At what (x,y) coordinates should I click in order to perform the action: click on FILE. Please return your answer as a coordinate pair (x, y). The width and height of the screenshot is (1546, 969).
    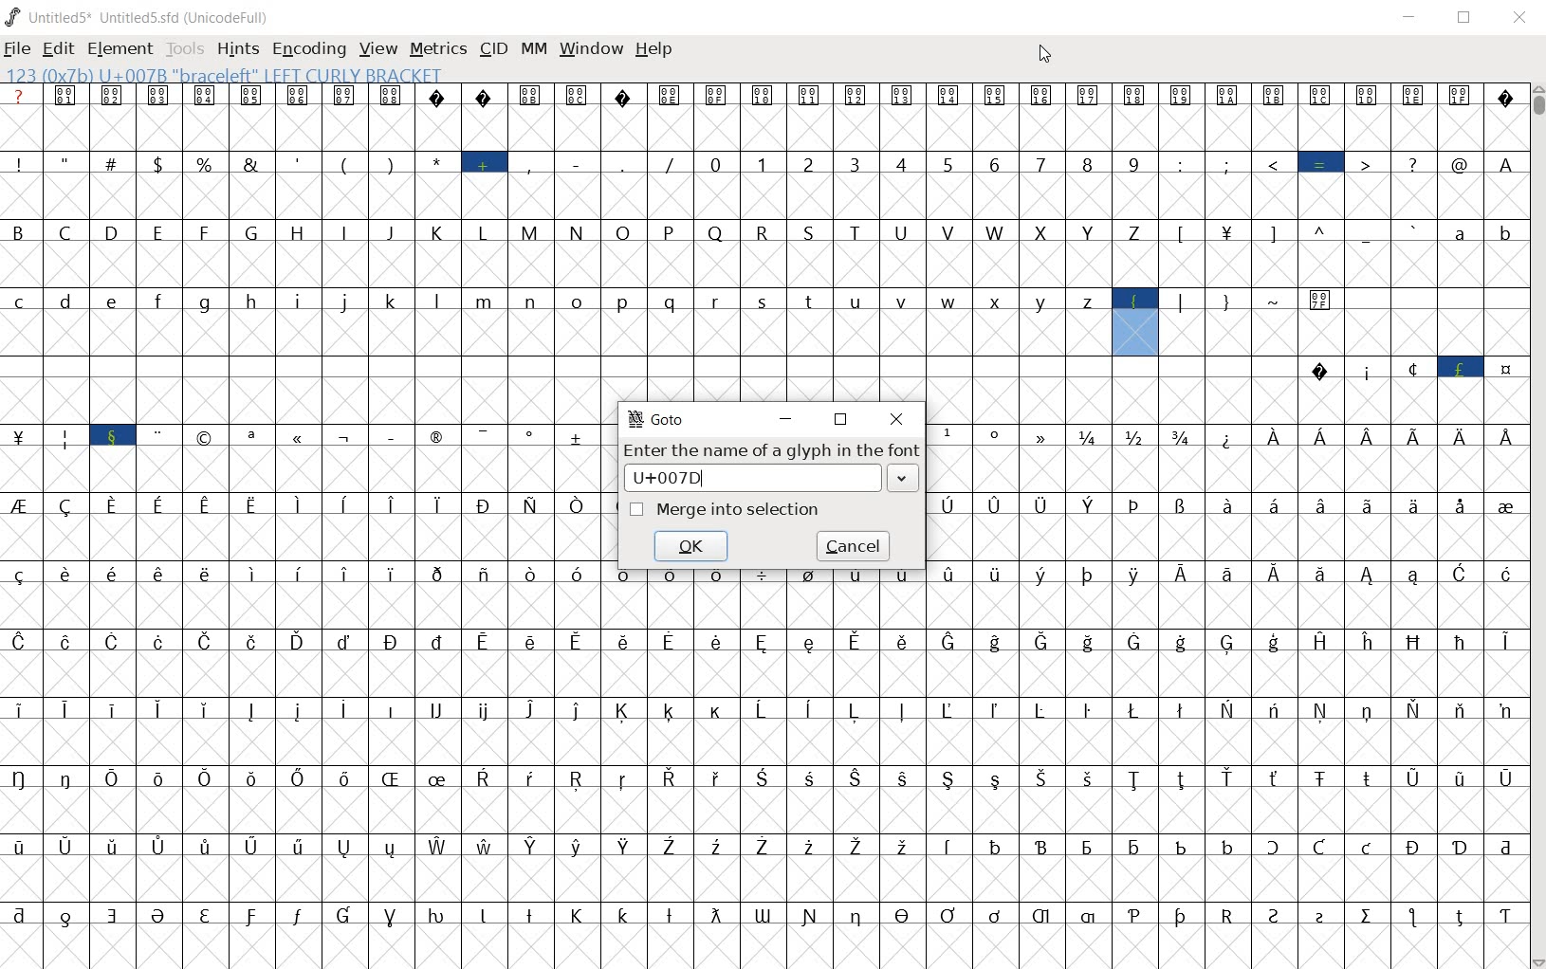
    Looking at the image, I should click on (18, 50).